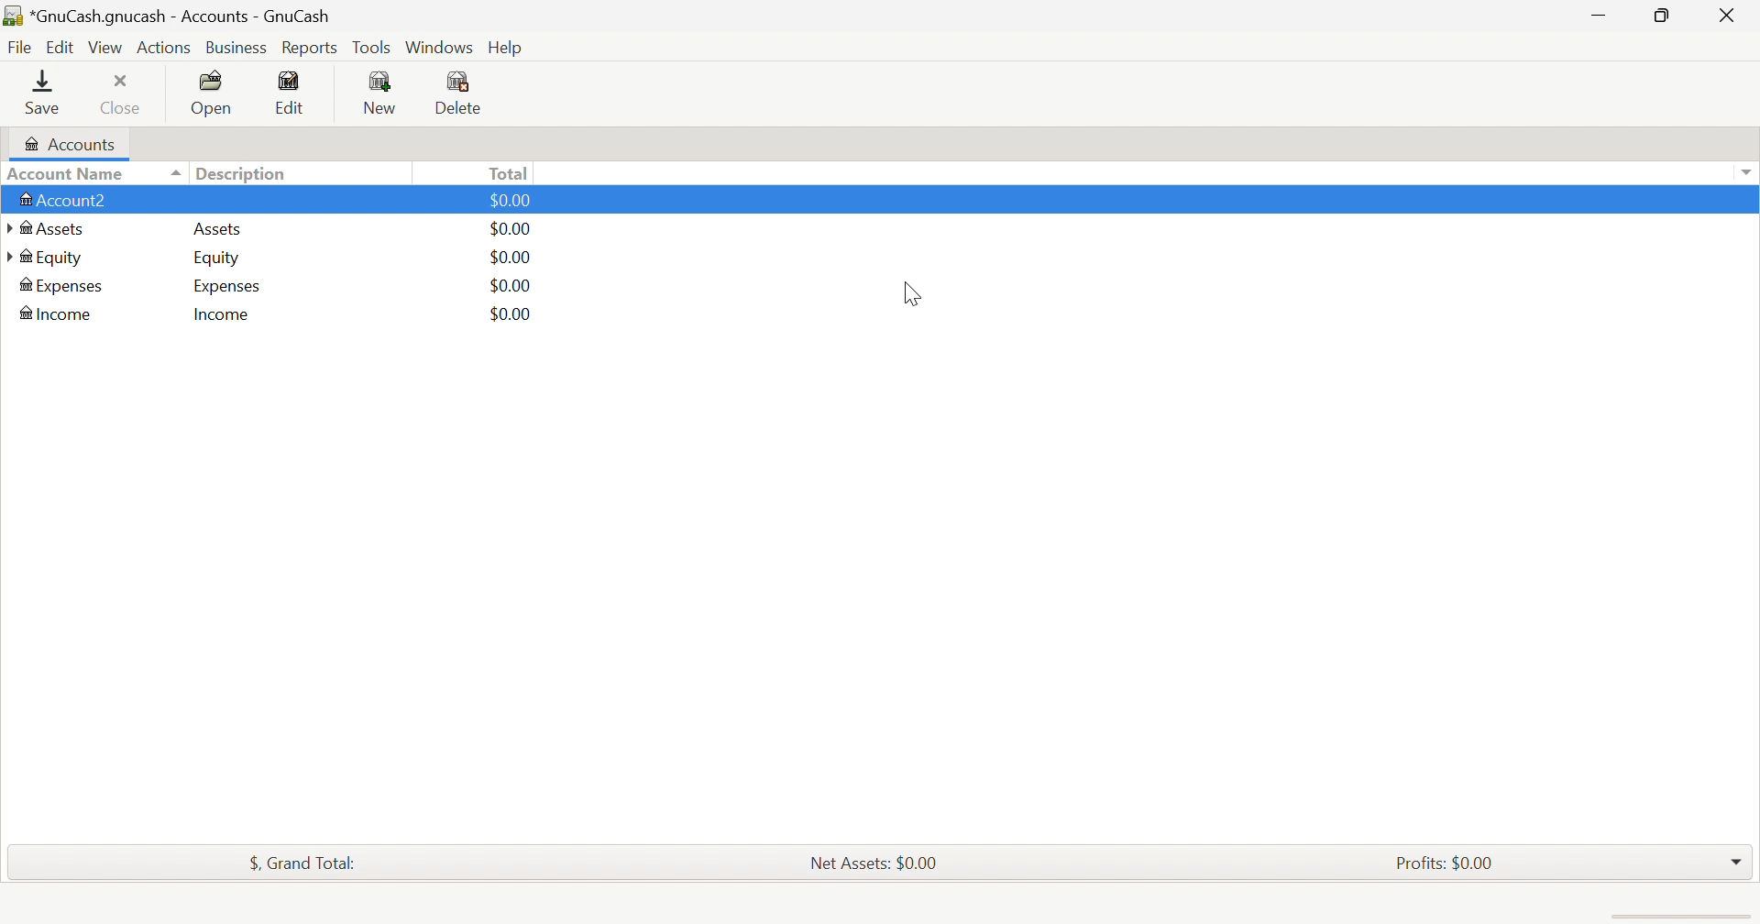 The image size is (1760, 924). Describe the element at coordinates (1597, 15) in the screenshot. I see `Minimize` at that location.